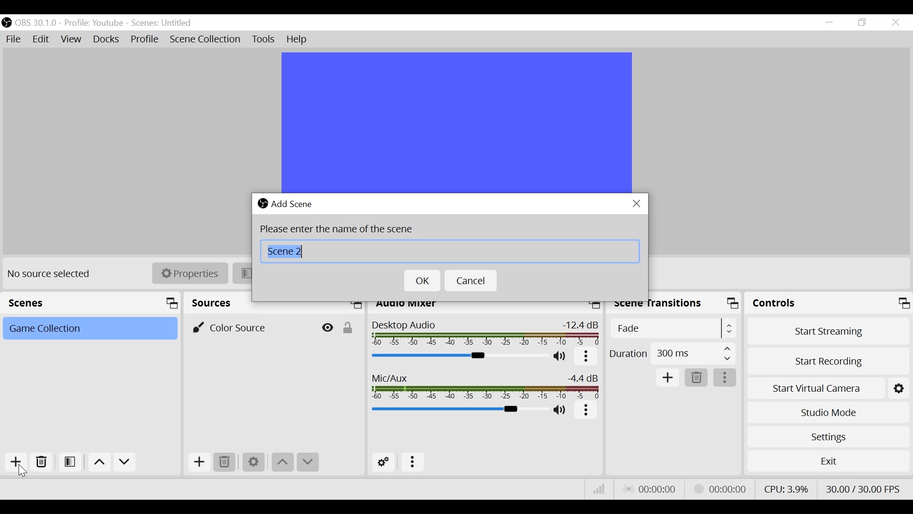 The height and width of the screenshot is (514, 913). Describe the element at coordinates (816, 386) in the screenshot. I see `Start Virtual Camera` at that location.